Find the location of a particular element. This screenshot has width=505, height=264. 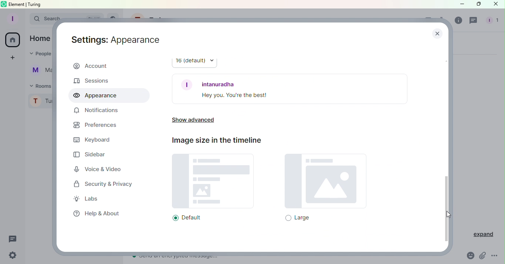

Search is located at coordinates (41, 20).